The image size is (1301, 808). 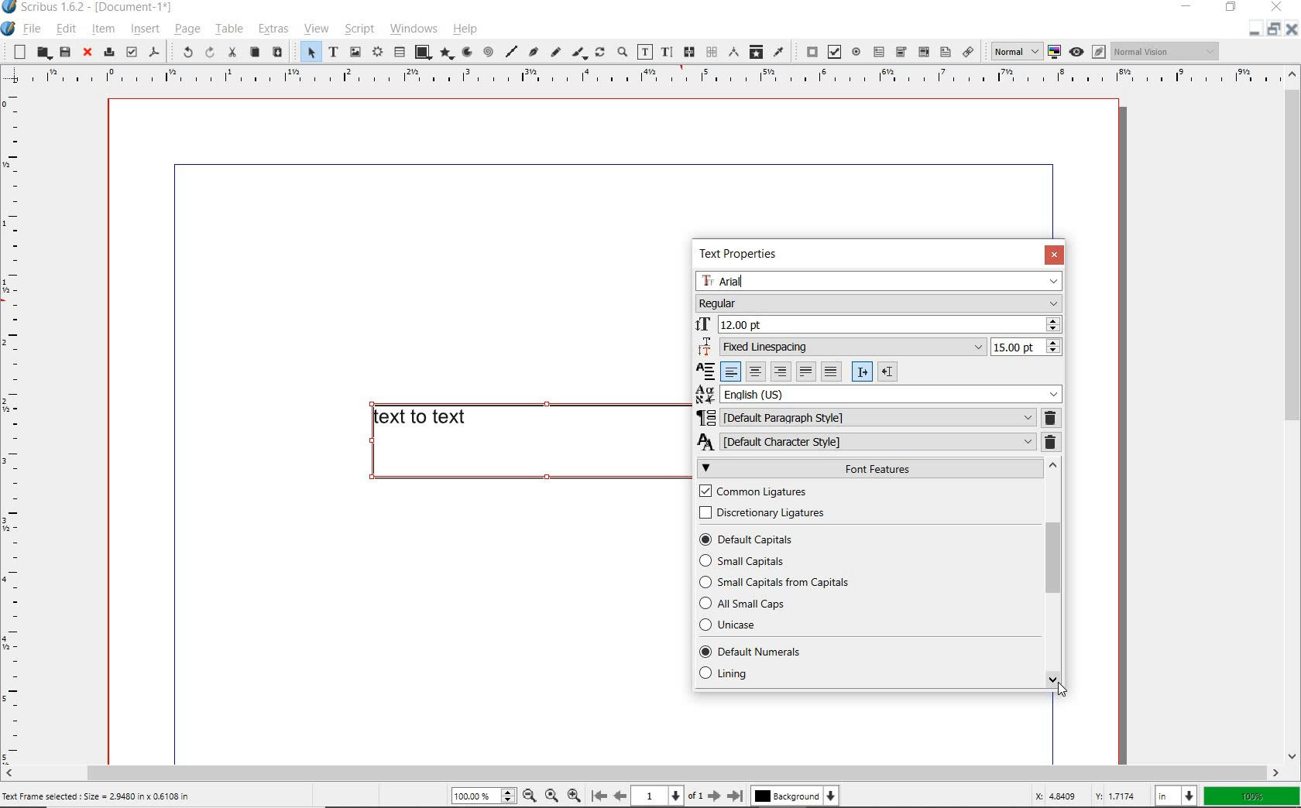 What do you see at coordinates (254, 53) in the screenshot?
I see `copy` at bounding box center [254, 53].